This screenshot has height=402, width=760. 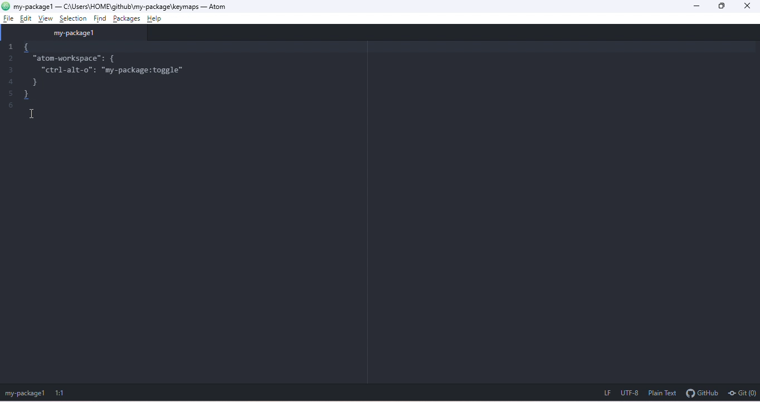 What do you see at coordinates (744, 394) in the screenshot?
I see `git(0)` at bounding box center [744, 394].